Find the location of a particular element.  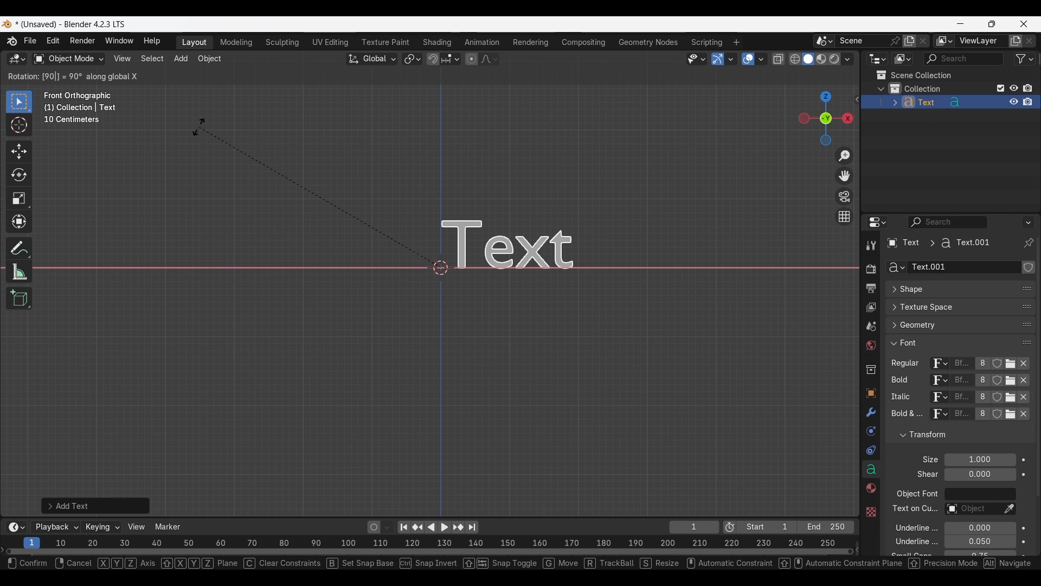

Eyedropper data-block is located at coordinates (1022, 285).